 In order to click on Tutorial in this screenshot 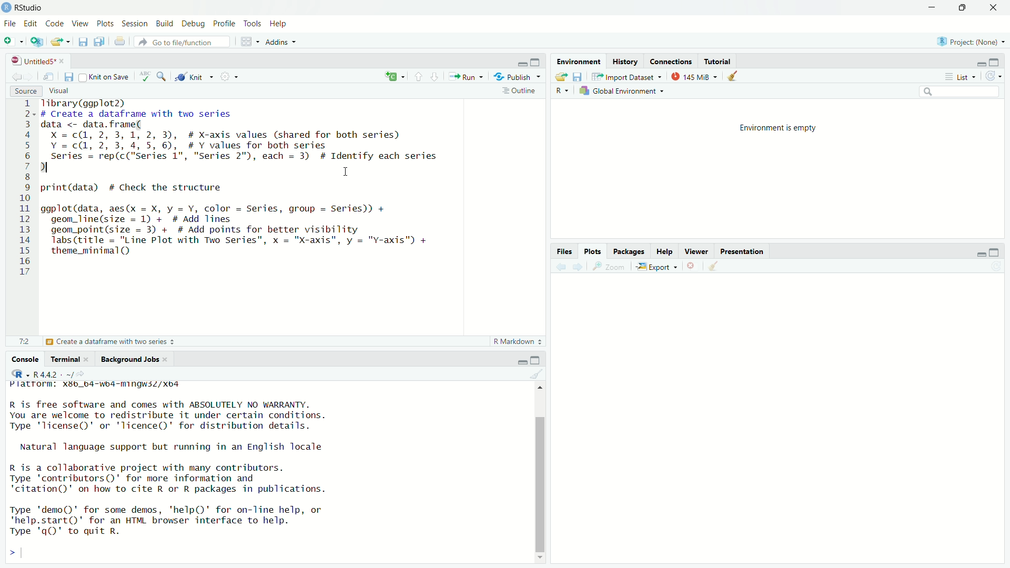, I will do `click(716, 60)`.